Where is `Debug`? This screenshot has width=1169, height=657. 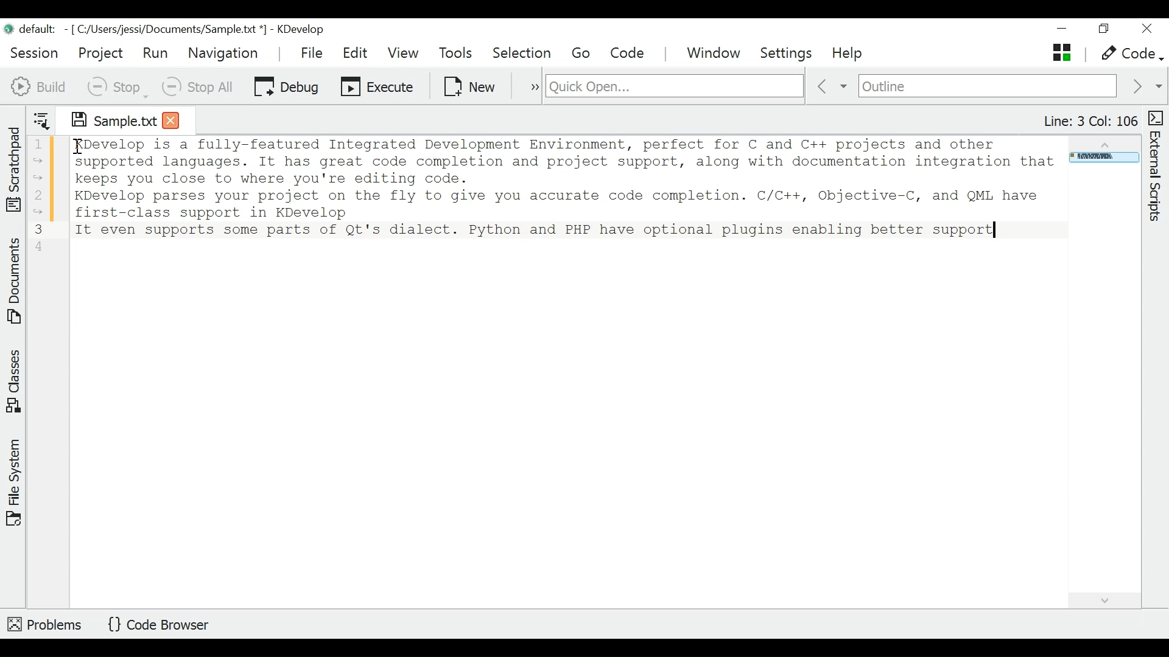 Debug is located at coordinates (286, 85).